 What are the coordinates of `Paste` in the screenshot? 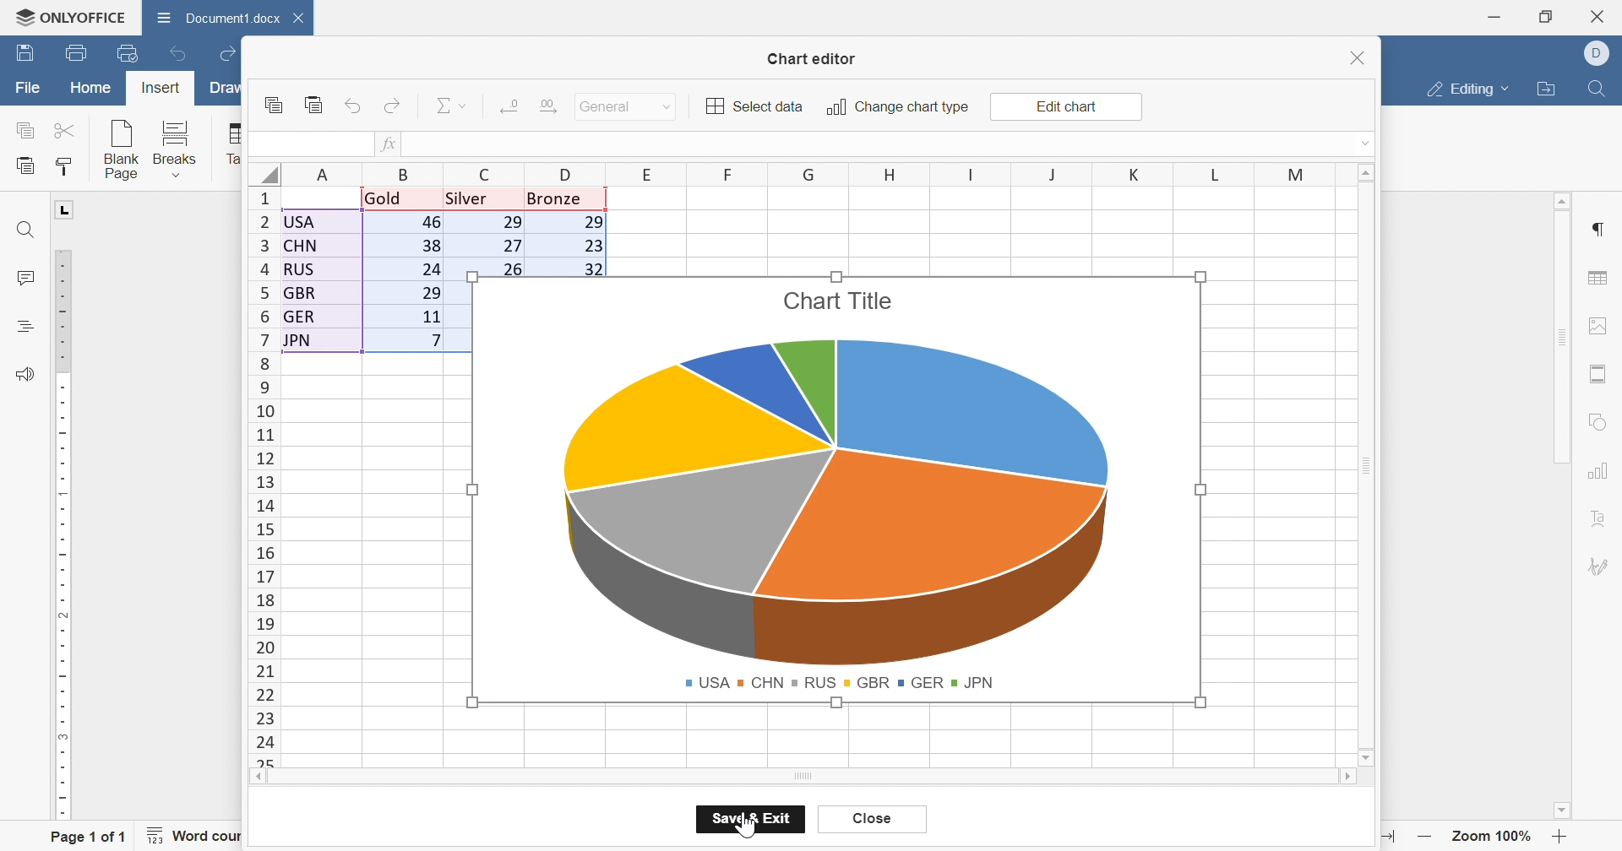 It's located at (315, 106).